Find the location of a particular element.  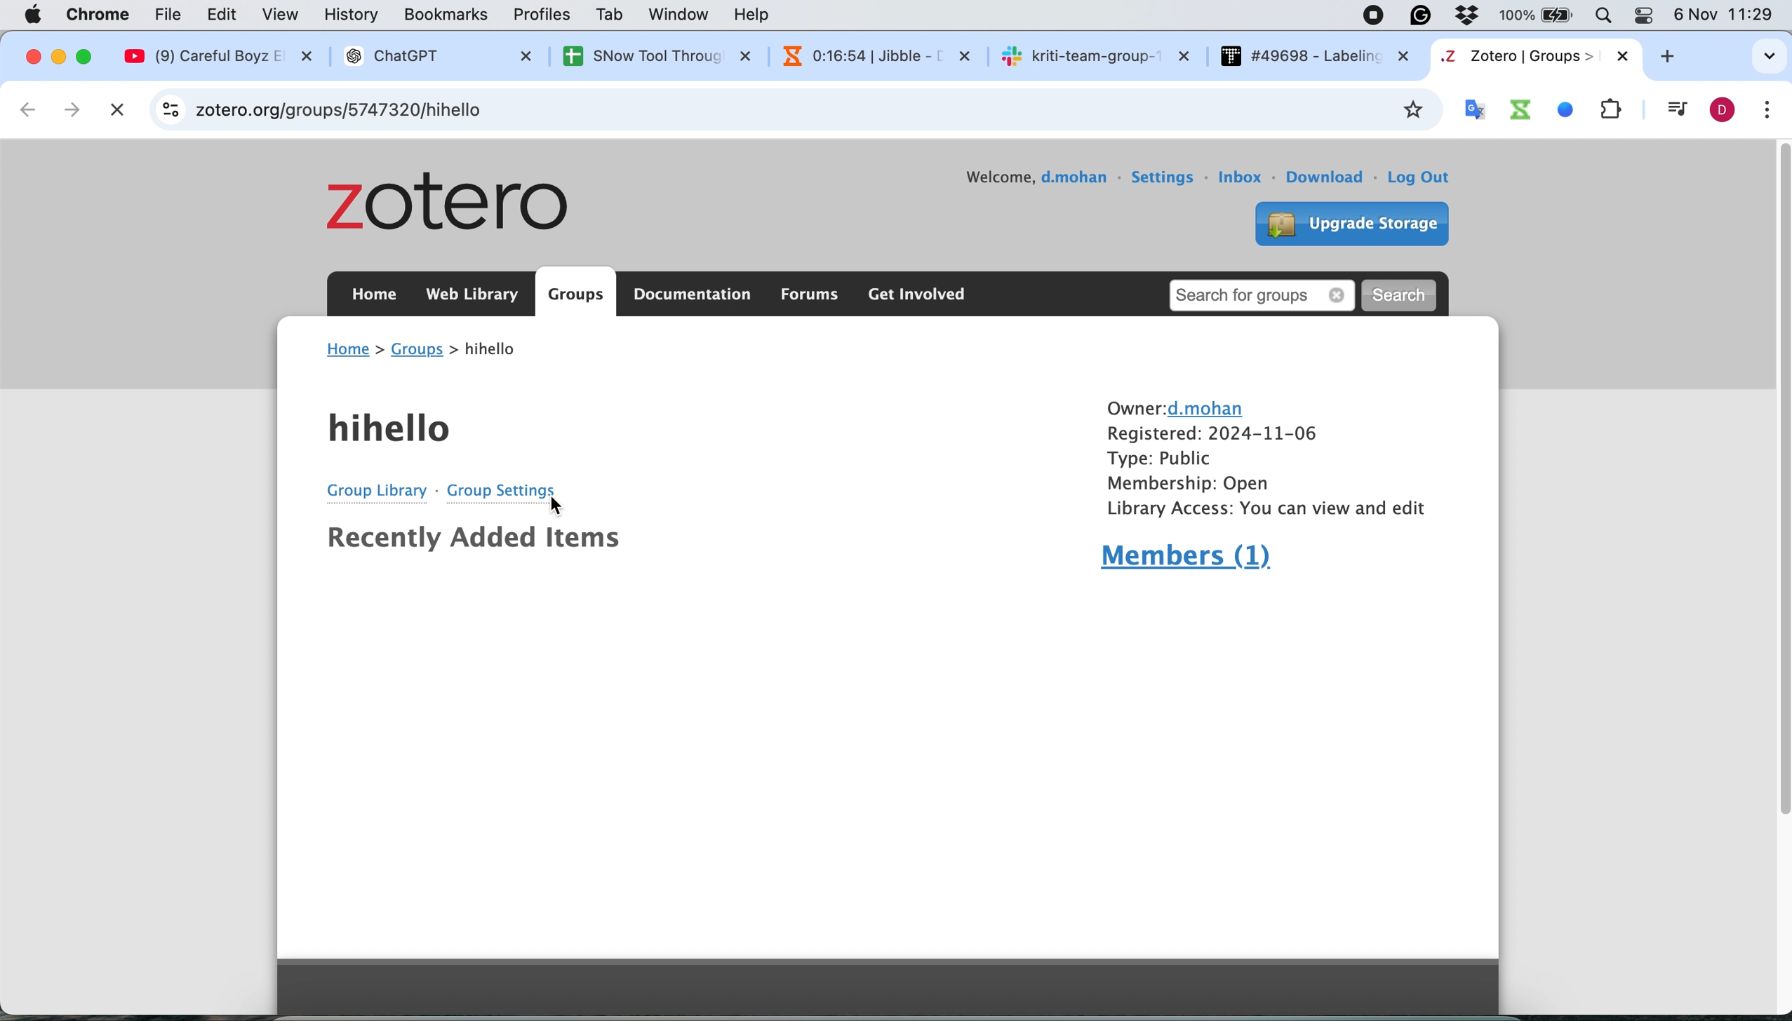

minimise is located at coordinates (60, 58).